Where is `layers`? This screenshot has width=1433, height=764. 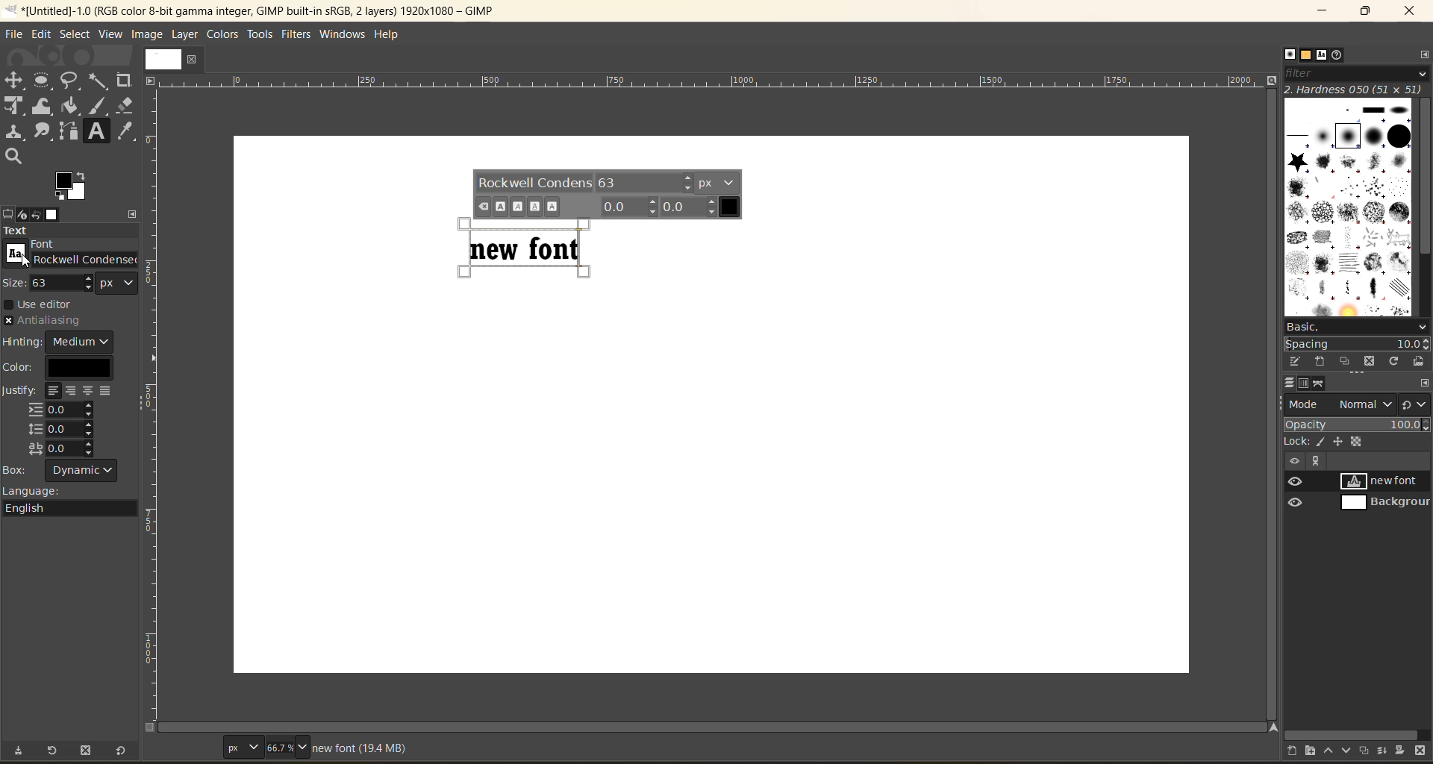 layers is located at coordinates (1290, 383).